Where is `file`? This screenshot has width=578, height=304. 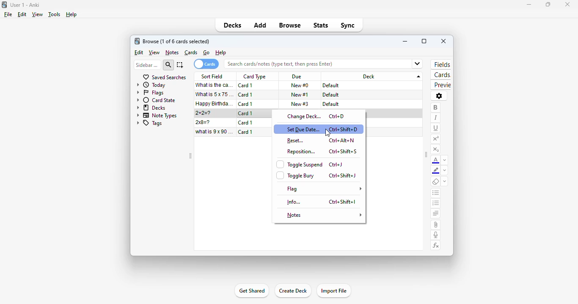 file is located at coordinates (8, 14).